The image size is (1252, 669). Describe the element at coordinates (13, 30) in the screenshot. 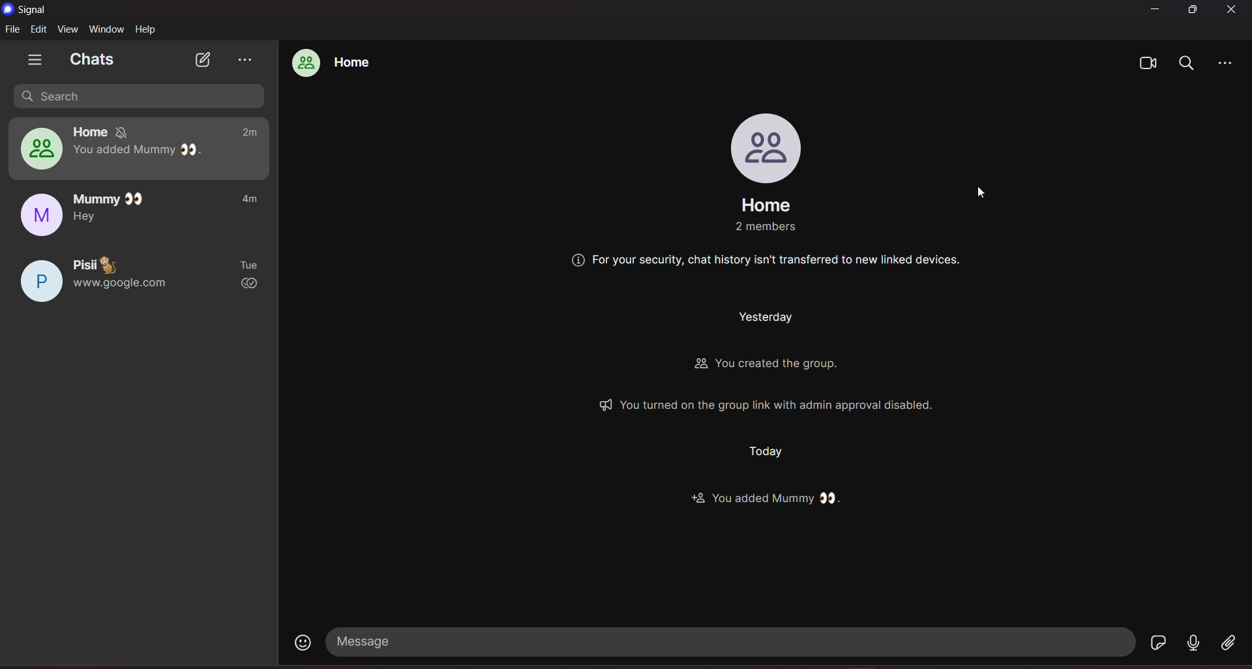

I see `file` at that location.